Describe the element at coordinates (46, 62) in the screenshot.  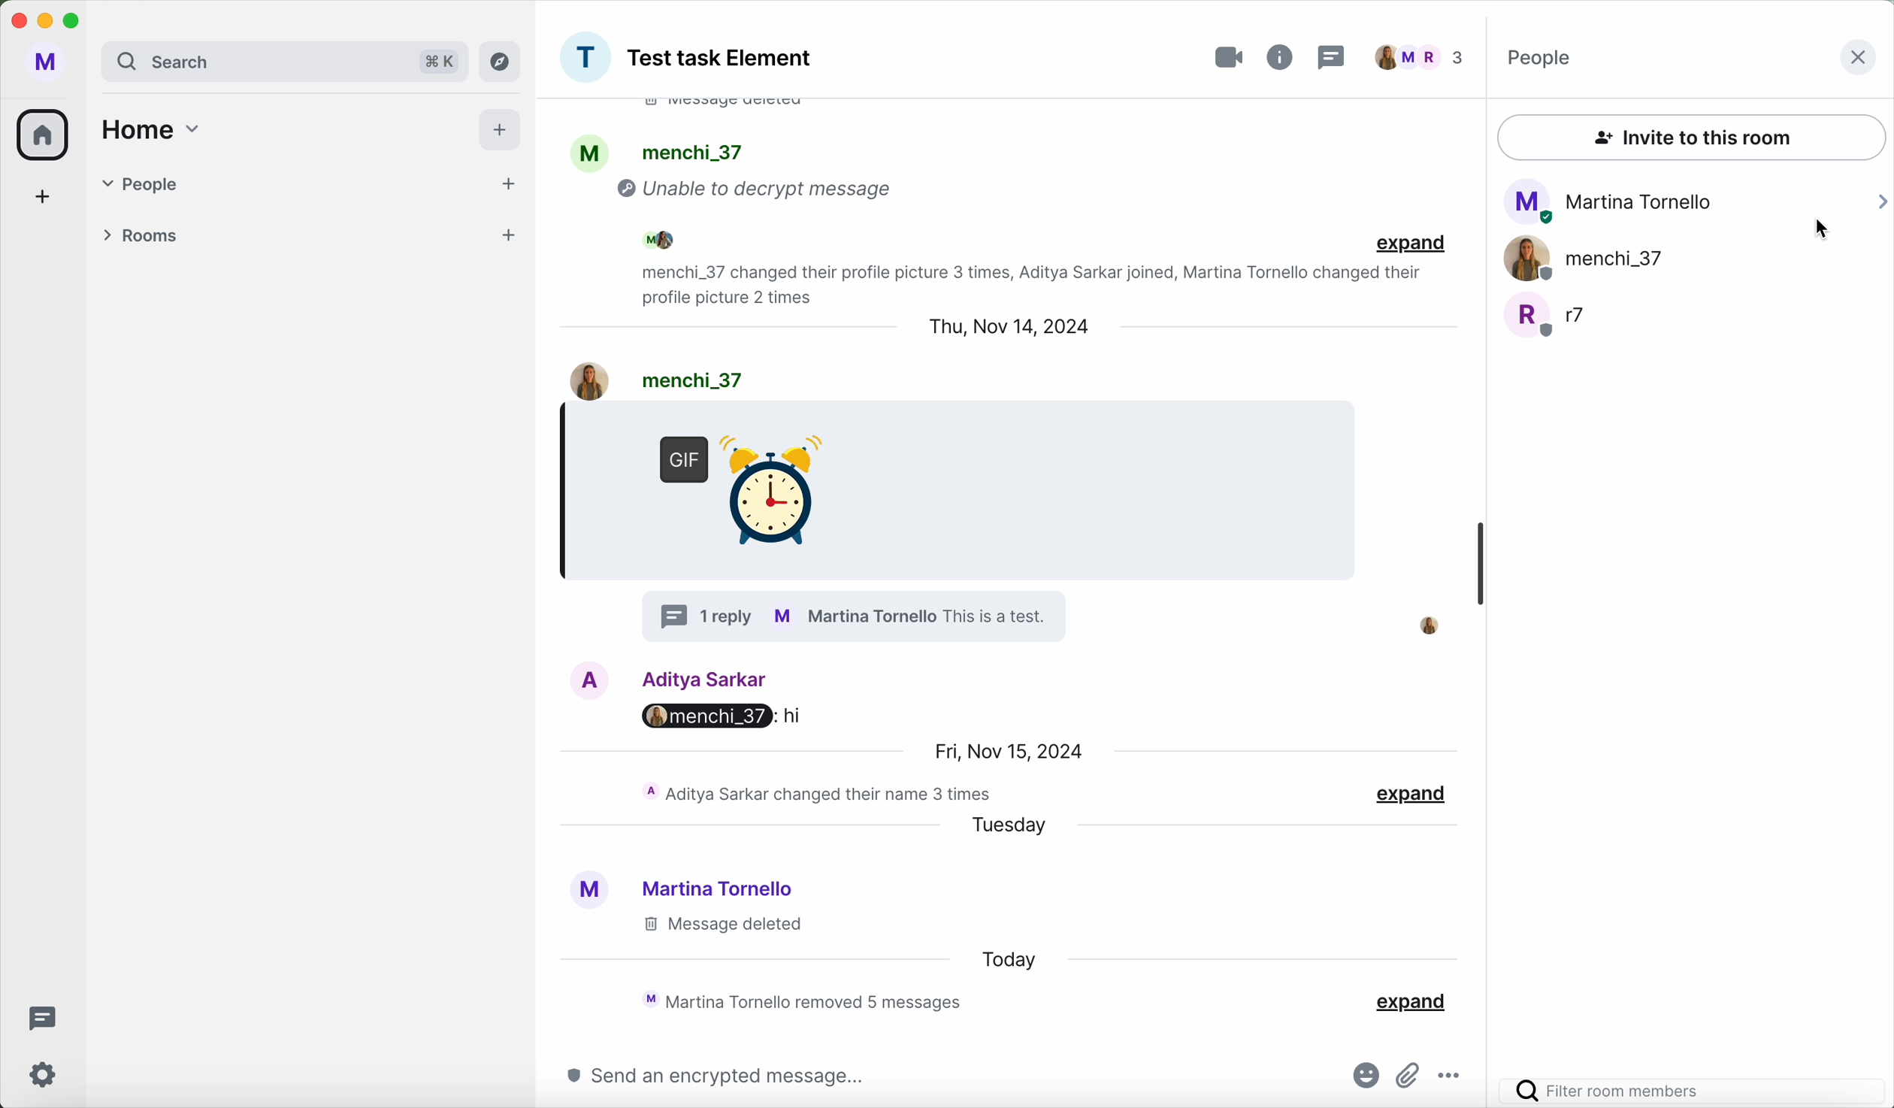
I see `user profile` at that location.